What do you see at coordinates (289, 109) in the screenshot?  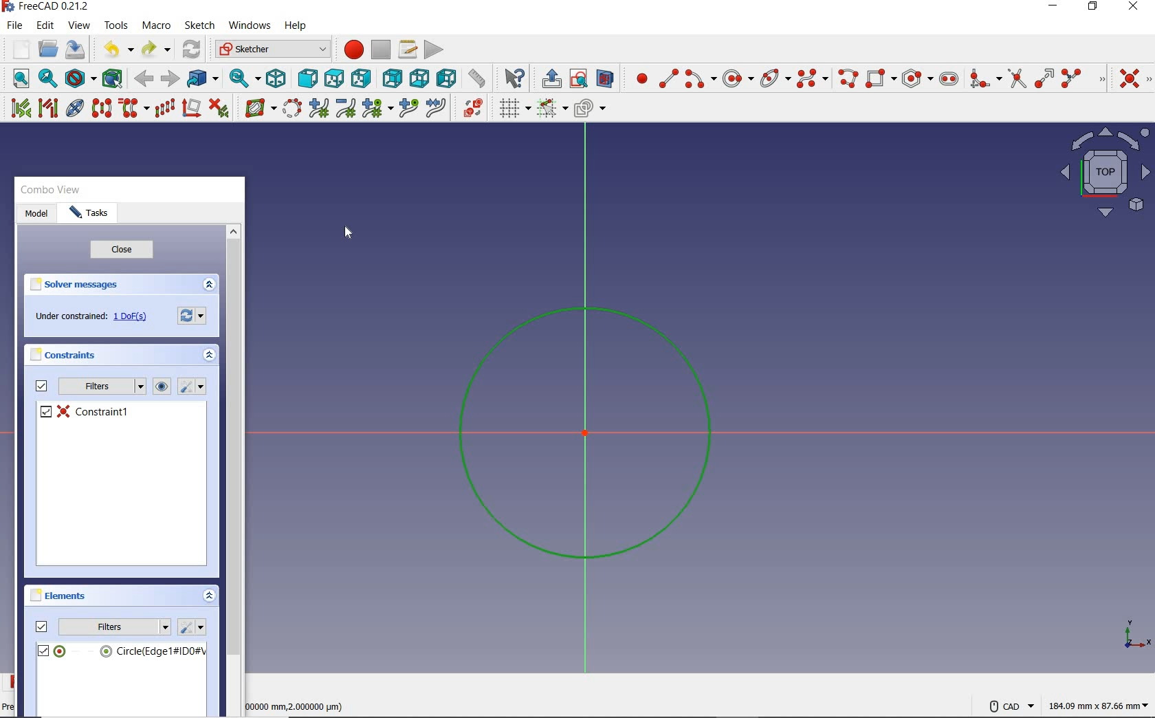 I see `convert geometry to B-spline` at bounding box center [289, 109].